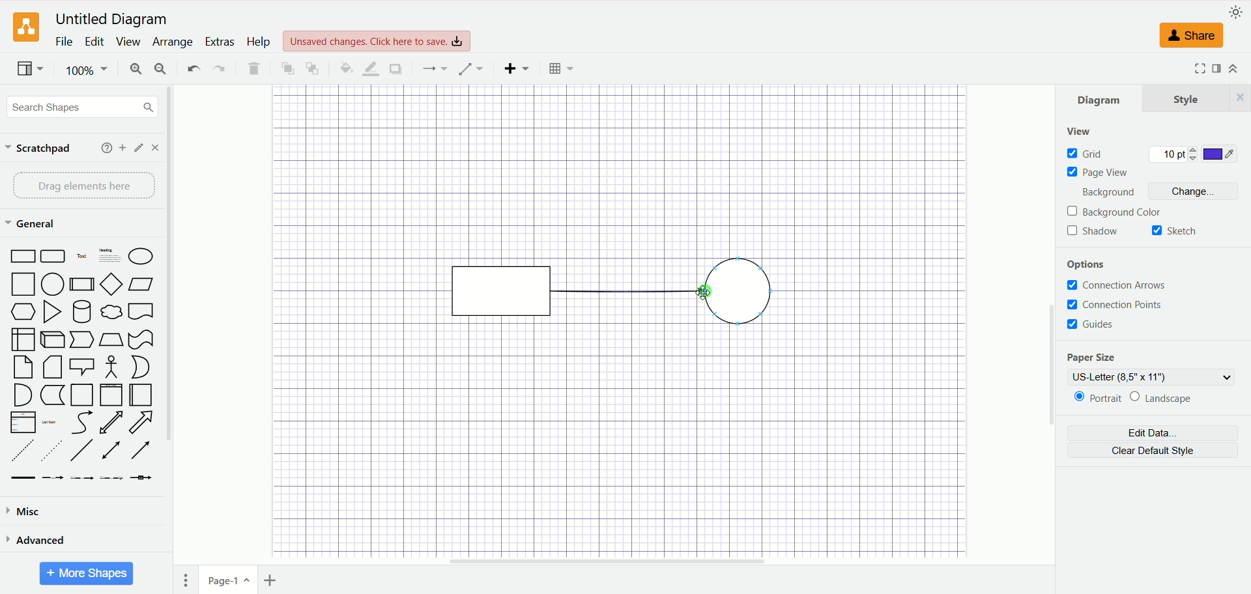  I want to click on Cylinder, so click(83, 312).